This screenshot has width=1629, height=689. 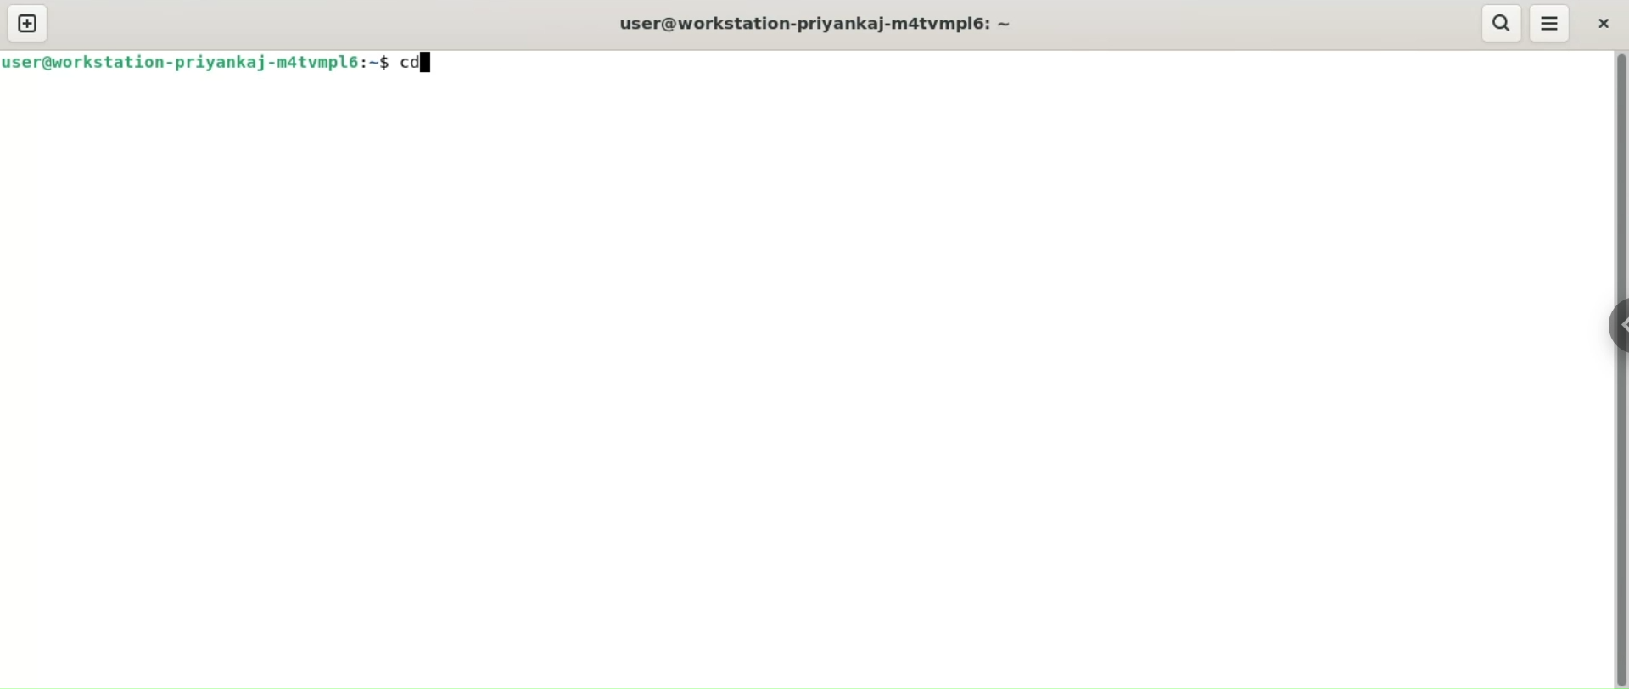 What do you see at coordinates (1503, 24) in the screenshot?
I see `search` at bounding box center [1503, 24].